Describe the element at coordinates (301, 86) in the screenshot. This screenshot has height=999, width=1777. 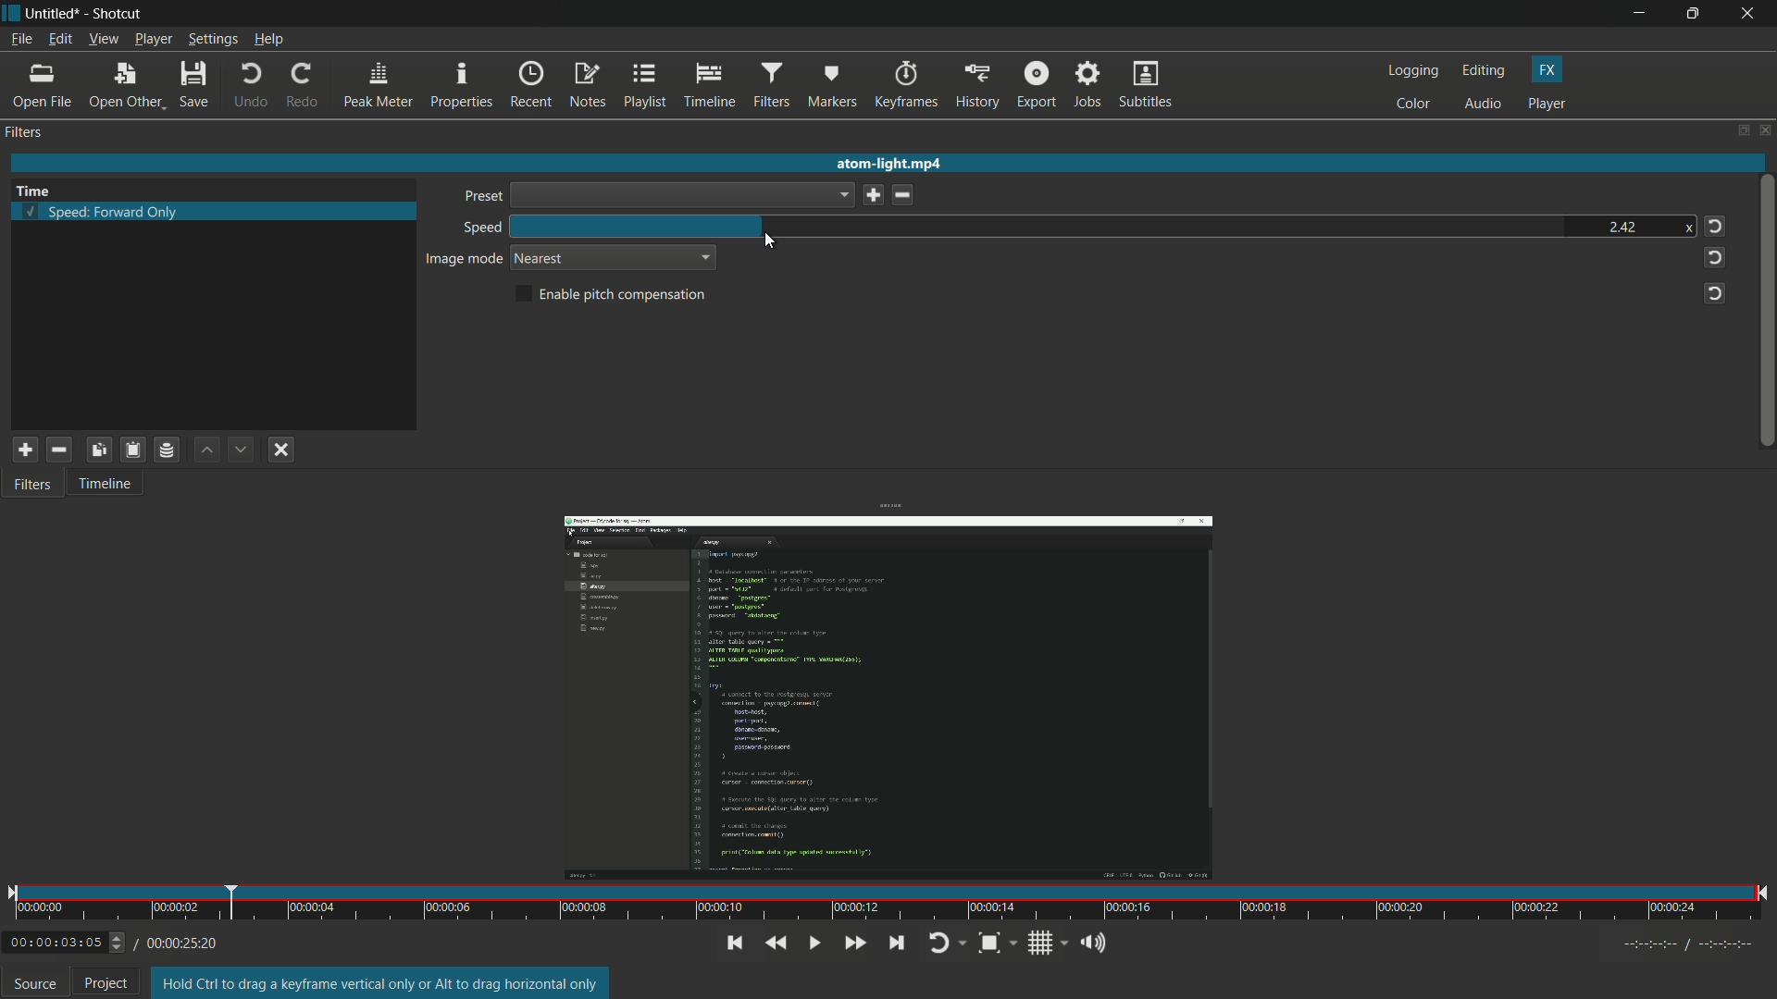
I see `redo` at that location.